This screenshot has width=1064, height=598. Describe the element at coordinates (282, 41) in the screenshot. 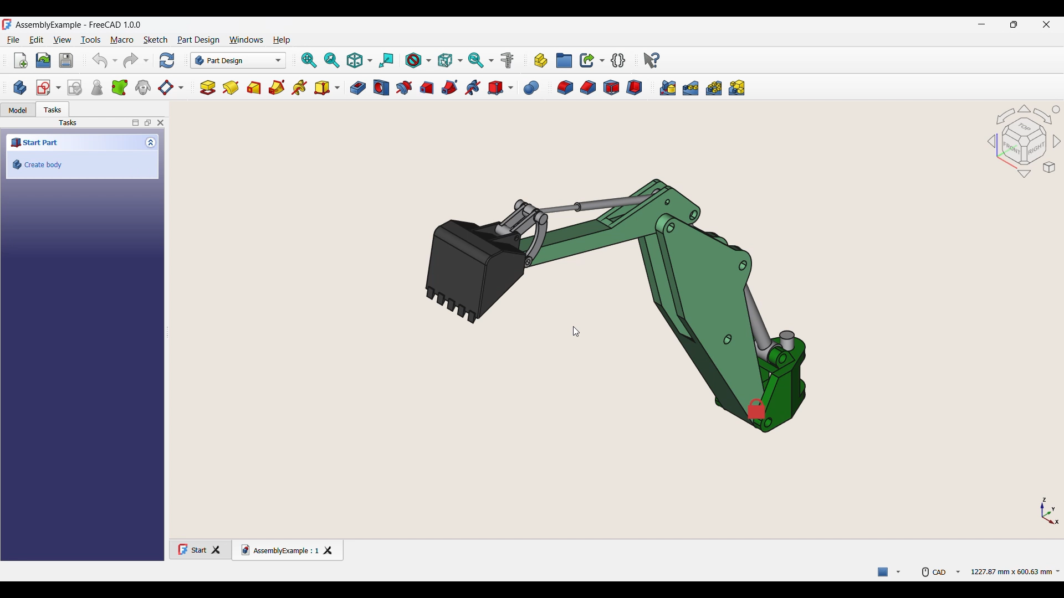

I see `Help menu` at that location.